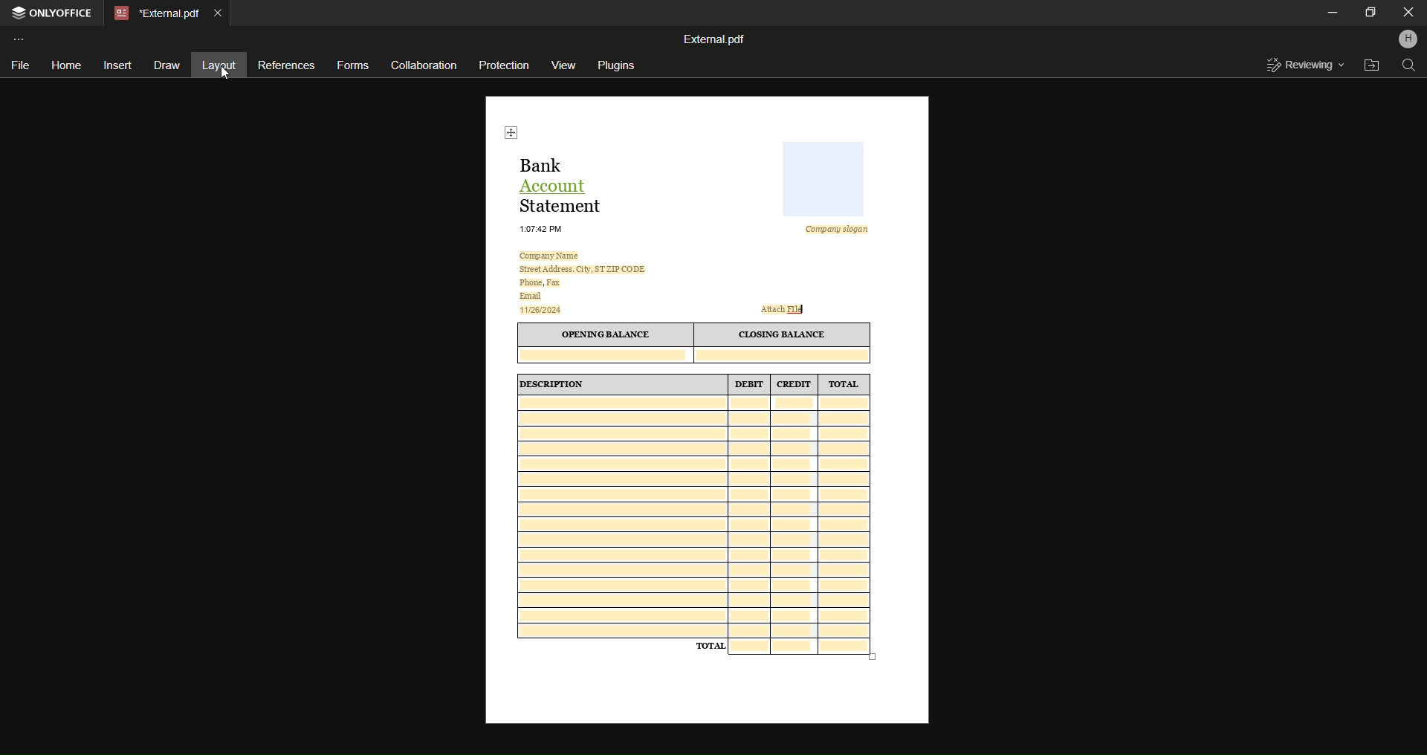 The image size is (1427, 755). I want to click on Protection, so click(505, 65).